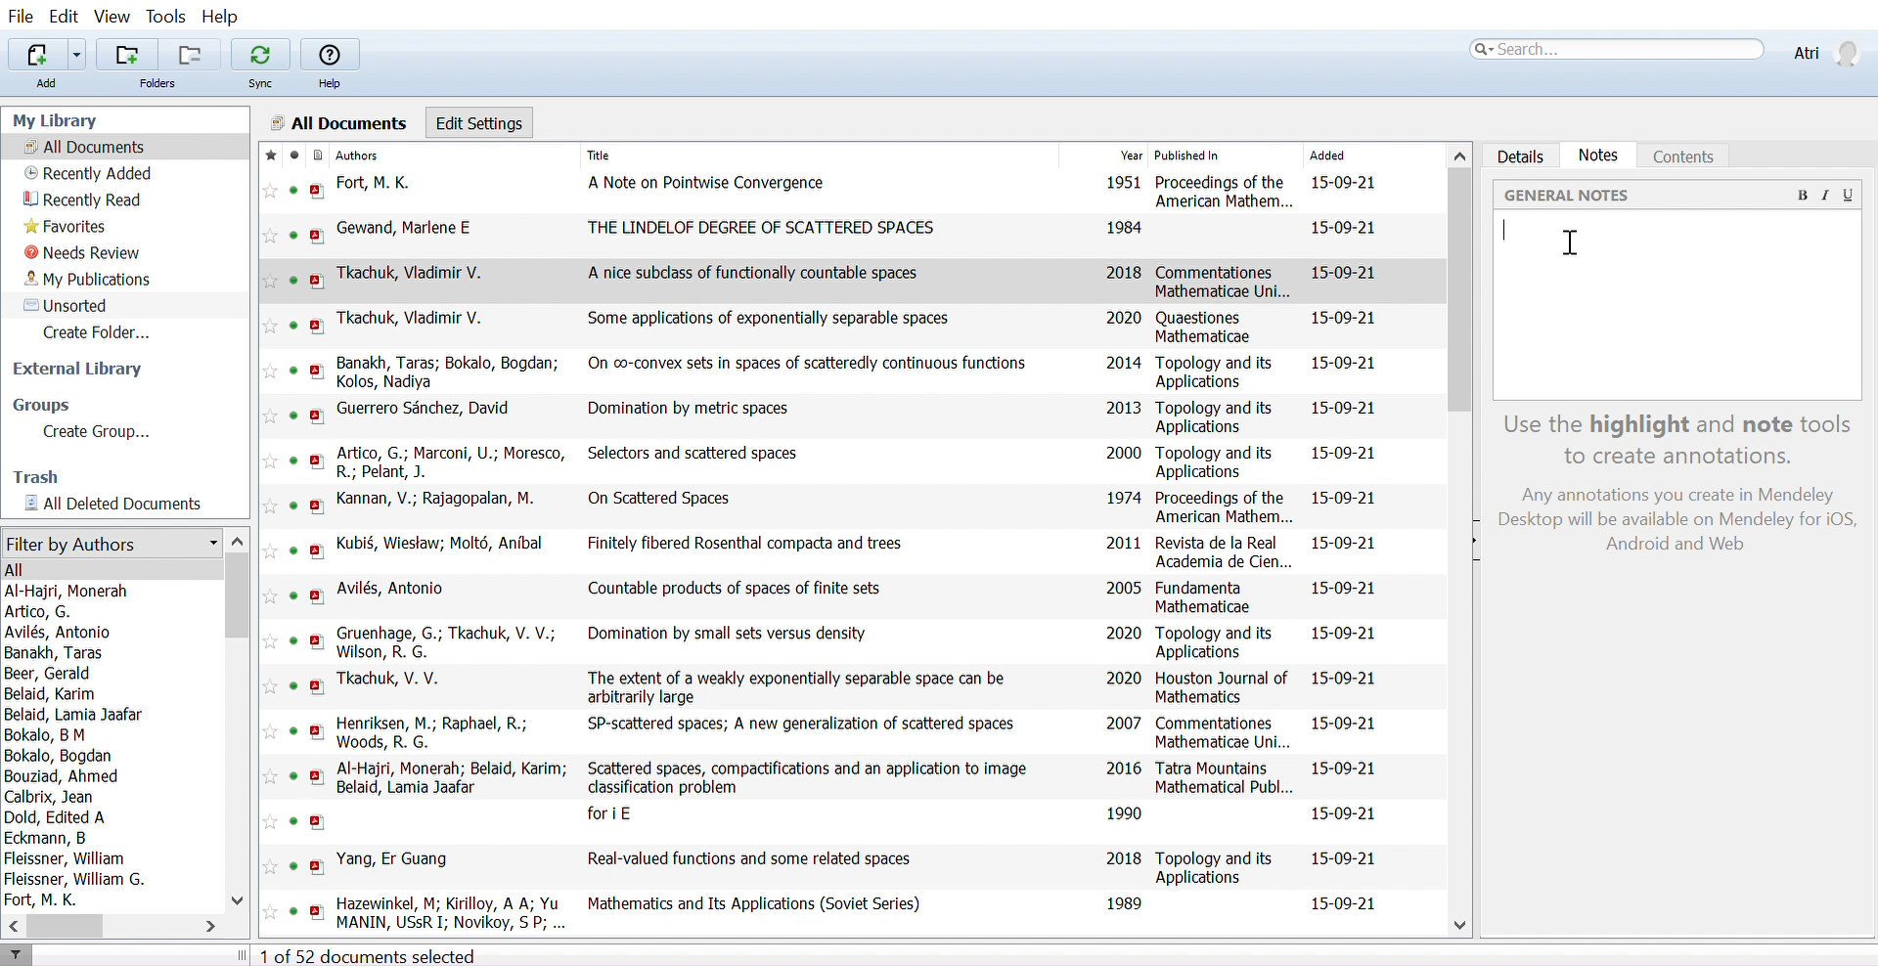 Image resolution: width=1878 pixels, height=966 pixels. I want to click on Add this reference to favorites, so click(271, 505).